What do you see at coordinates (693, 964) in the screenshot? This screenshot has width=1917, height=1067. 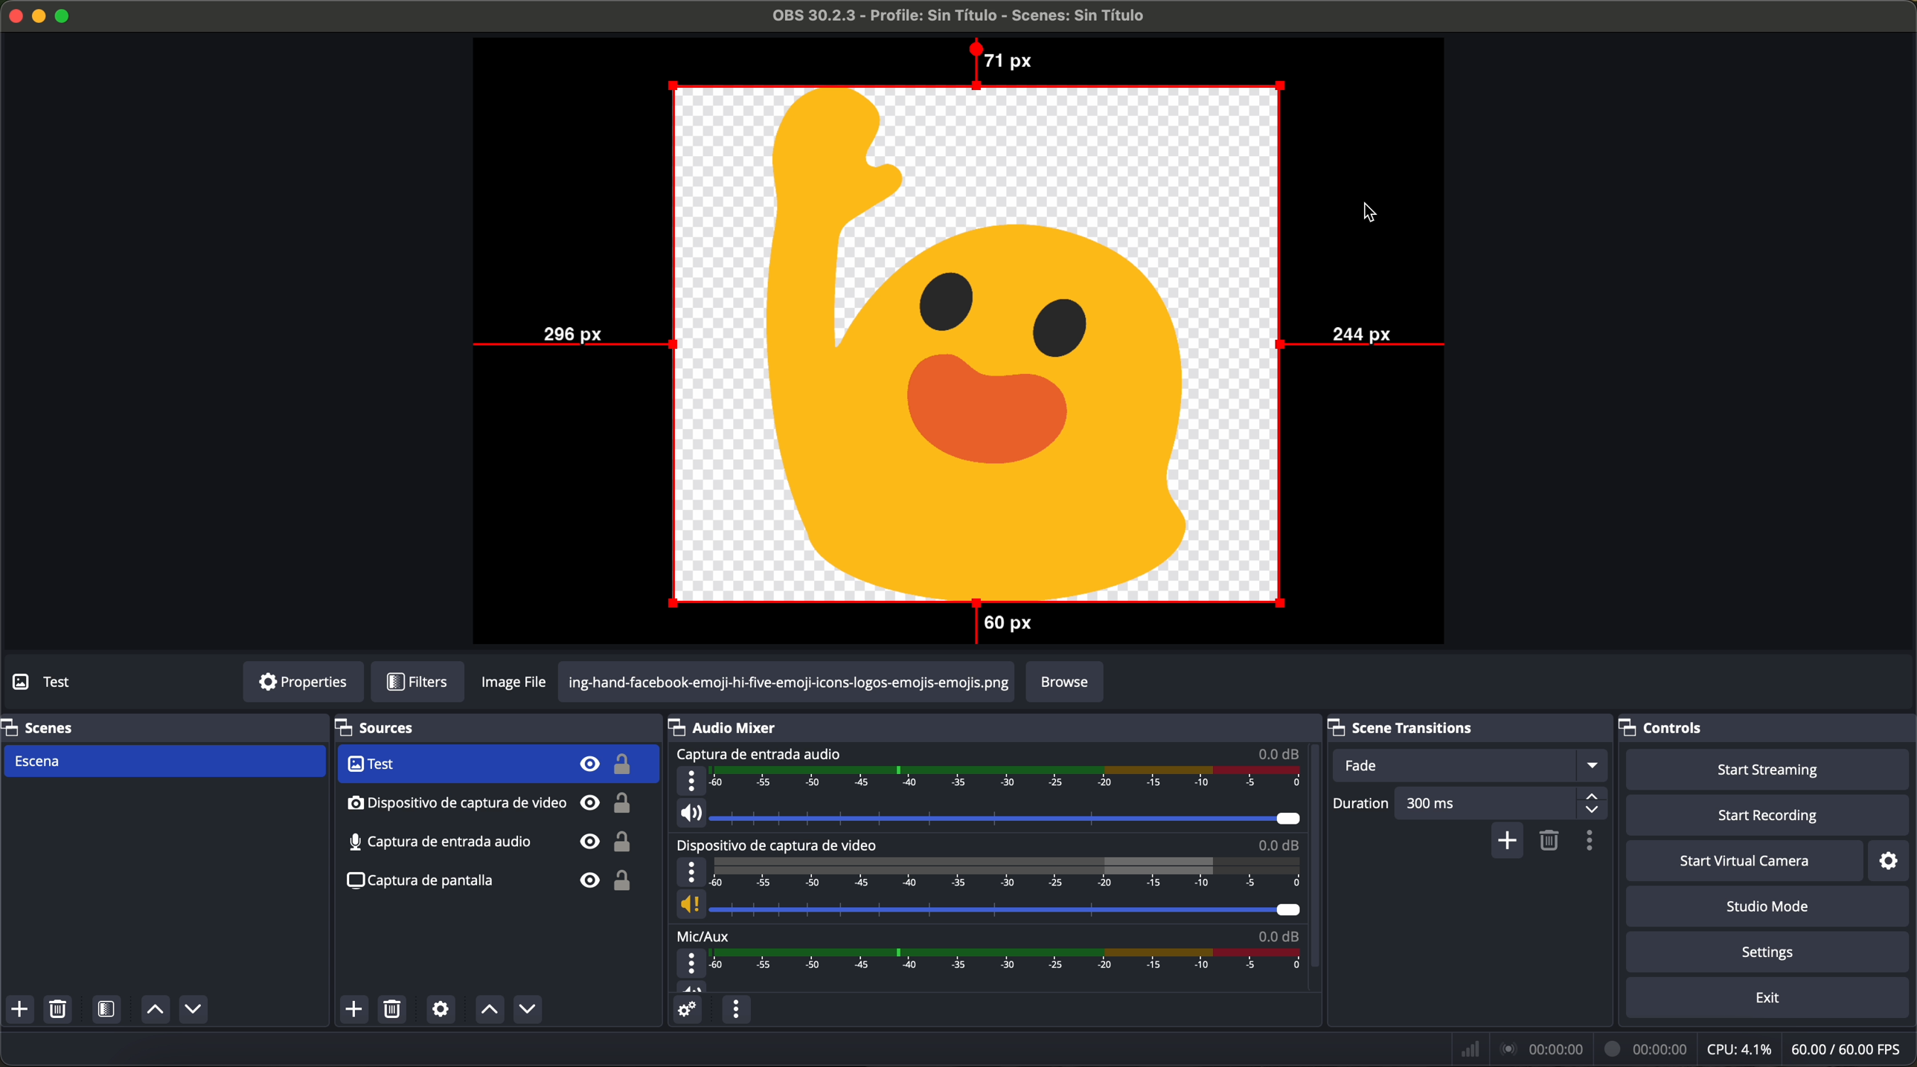 I see `more options` at bounding box center [693, 964].